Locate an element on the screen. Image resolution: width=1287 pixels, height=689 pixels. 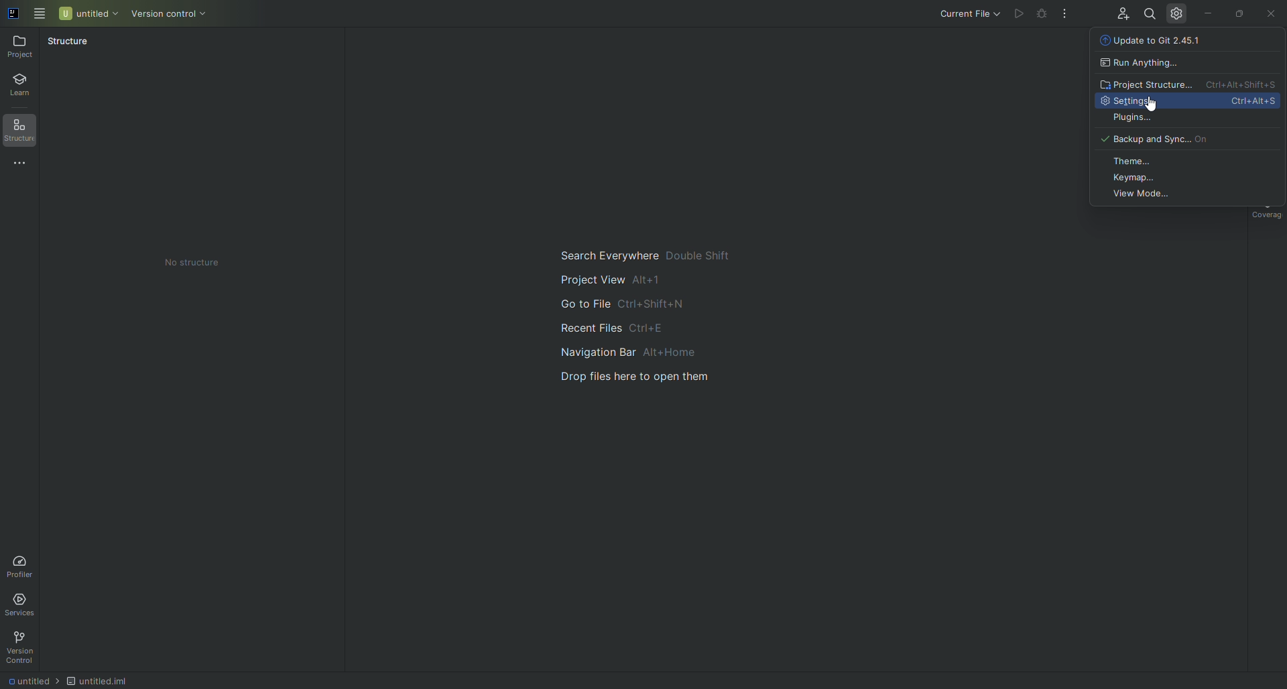
go to file is located at coordinates (649, 306).